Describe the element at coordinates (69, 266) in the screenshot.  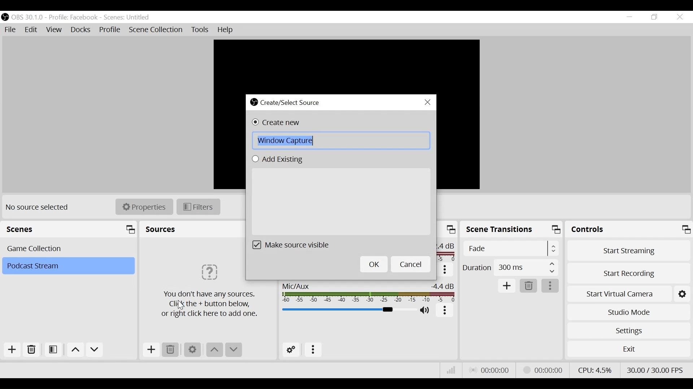
I see `Scene ` at that location.